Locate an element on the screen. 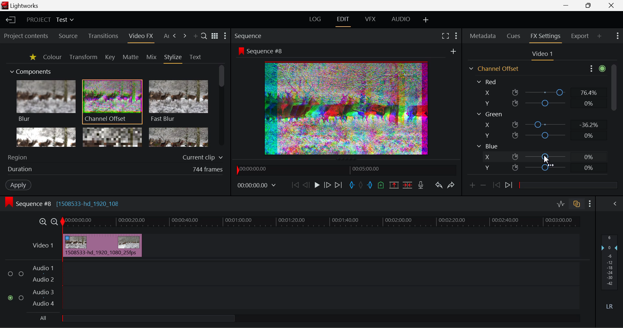 The width and height of the screenshot is (623, 328). Blue Y is located at coordinates (541, 167).